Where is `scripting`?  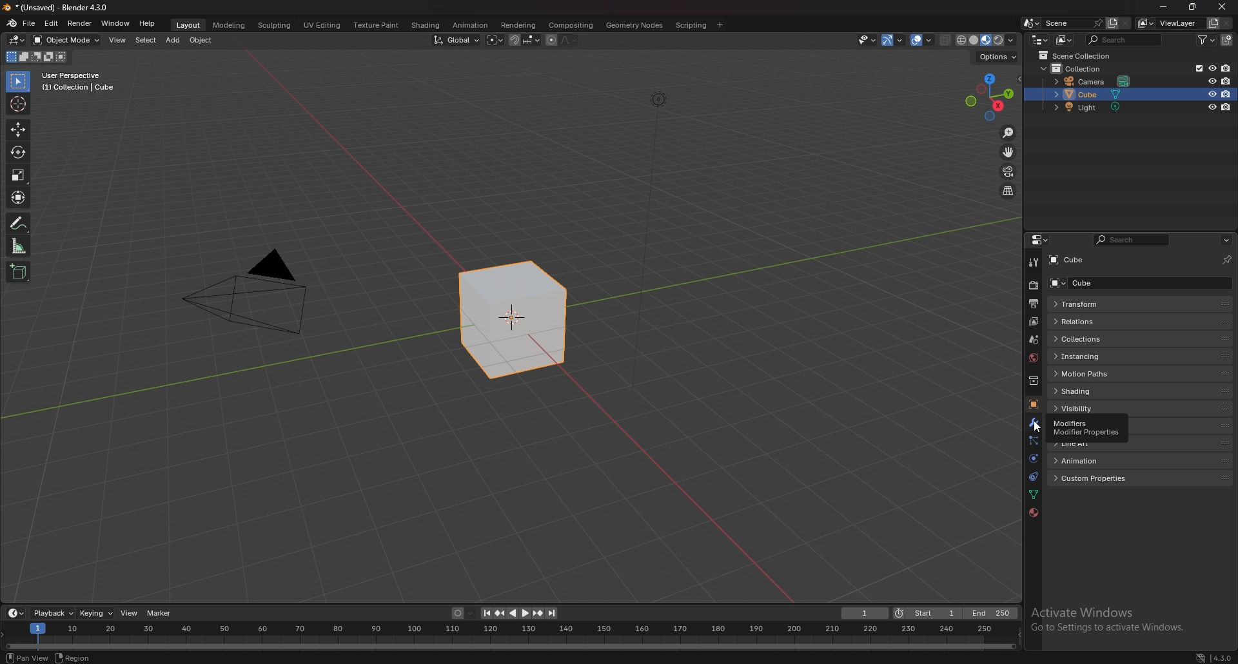 scripting is located at coordinates (691, 25).